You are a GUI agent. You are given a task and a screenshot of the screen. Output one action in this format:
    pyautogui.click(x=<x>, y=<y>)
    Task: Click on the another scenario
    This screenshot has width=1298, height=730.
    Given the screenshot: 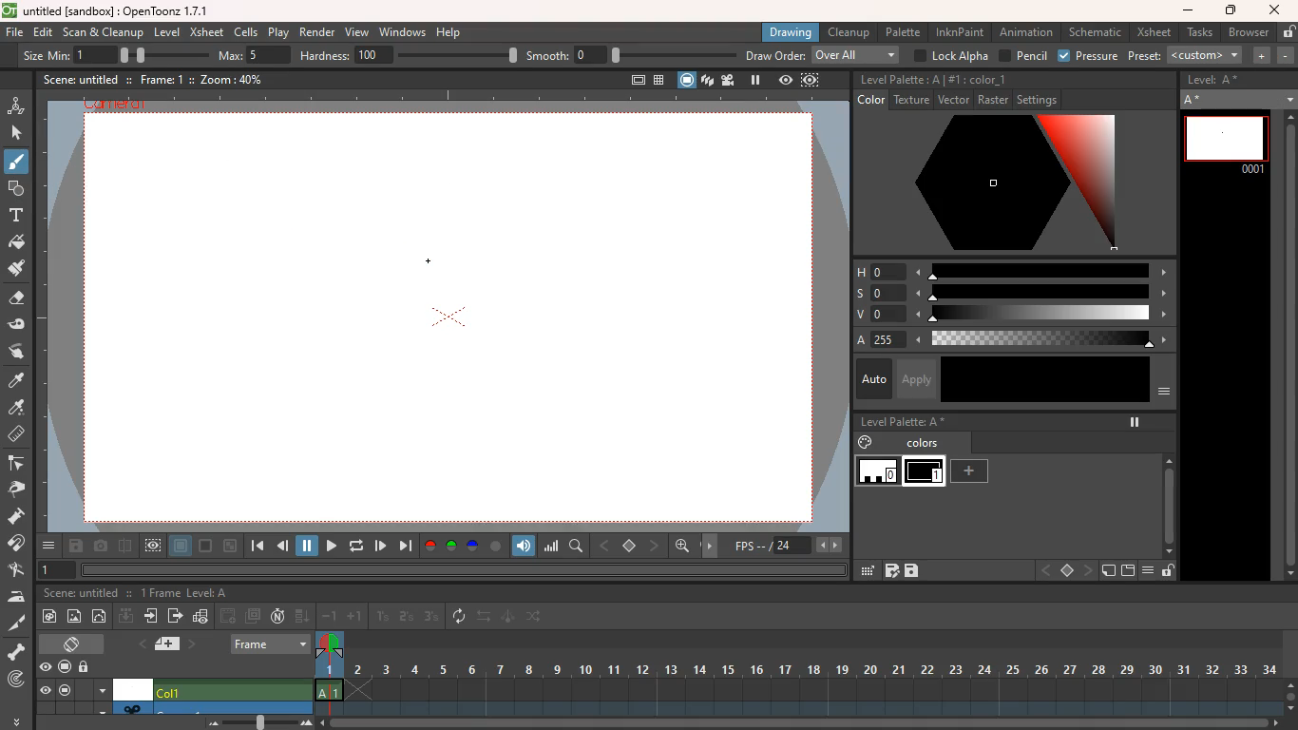 What is the action you would take?
    pyautogui.click(x=214, y=707)
    